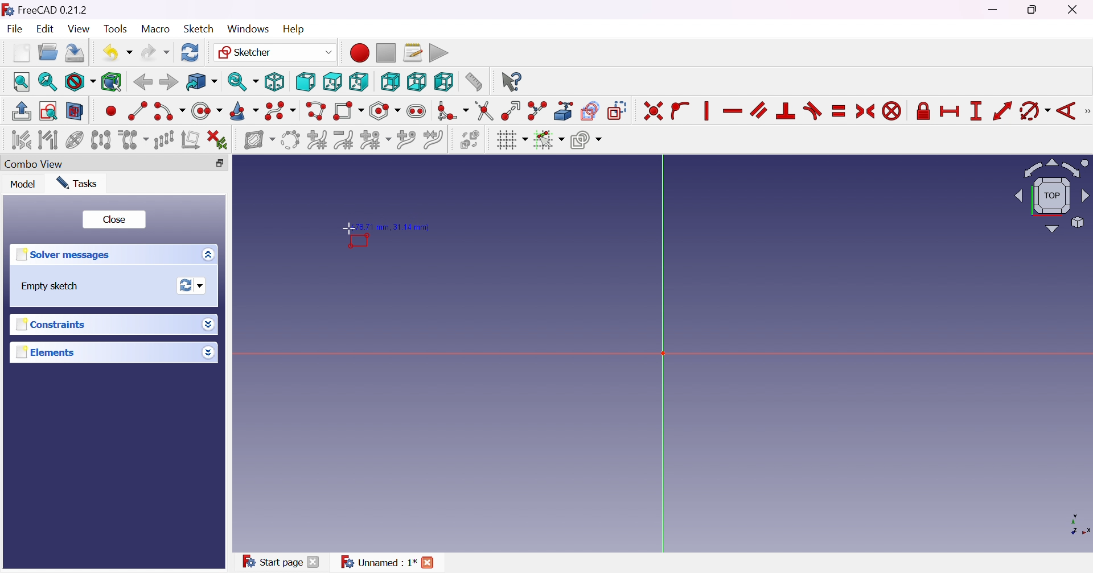 This screenshot has height=573, width=1093. I want to click on Create rectangle, so click(349, 112).